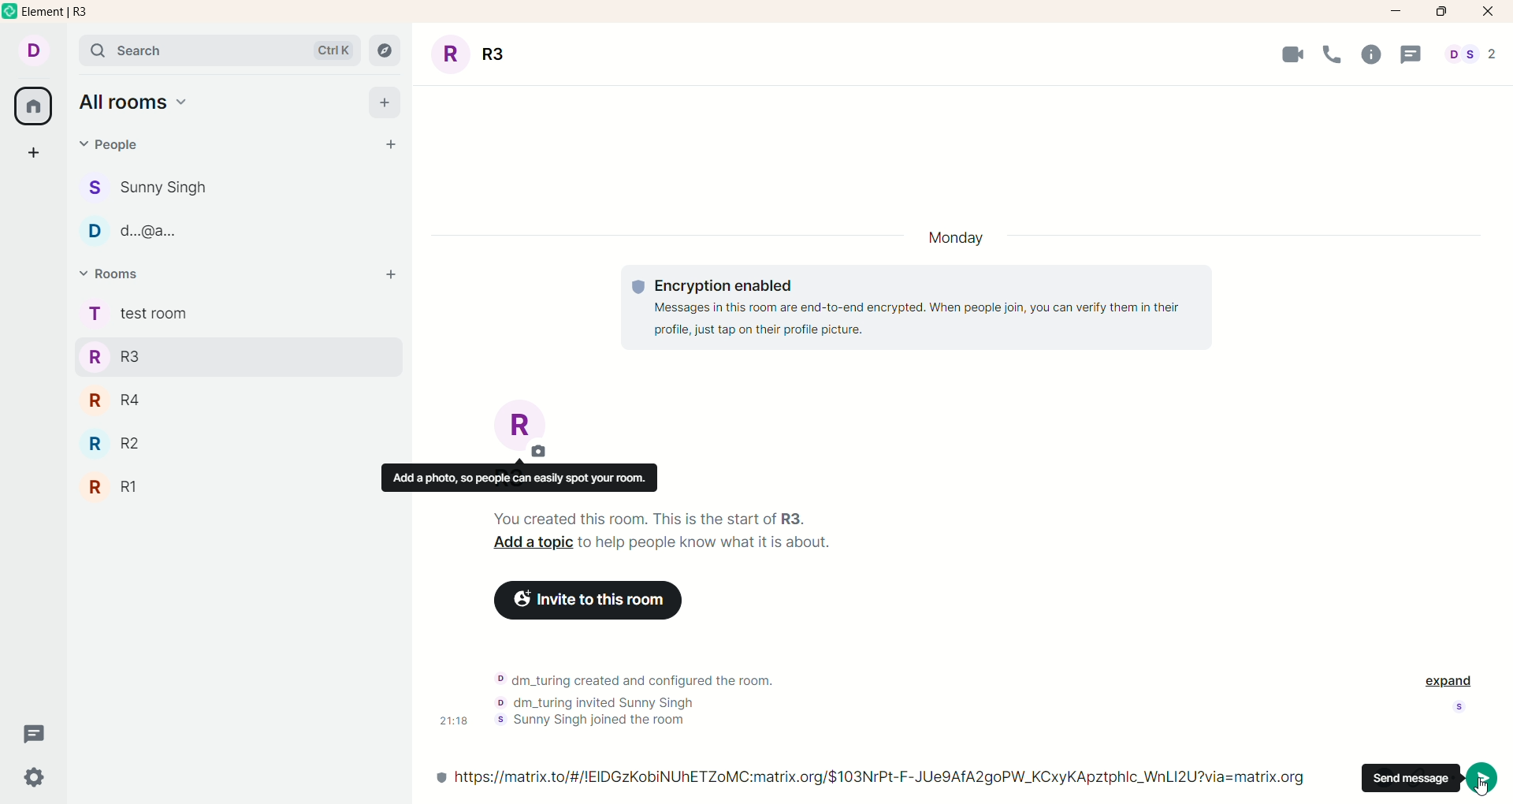 The height and width of the screenshot is (804, 1513). I want to click on R2, so click(123, 445).